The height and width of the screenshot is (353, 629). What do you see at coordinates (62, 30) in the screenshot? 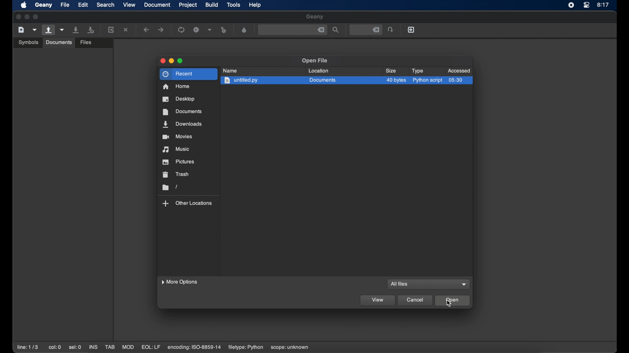
I see `open a recent file` at bounding box center [62, 30].